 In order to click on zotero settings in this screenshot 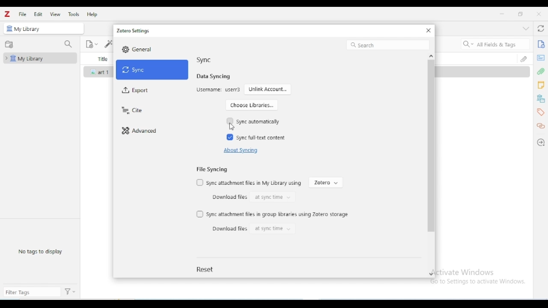, I will do `click(134, 31)`.